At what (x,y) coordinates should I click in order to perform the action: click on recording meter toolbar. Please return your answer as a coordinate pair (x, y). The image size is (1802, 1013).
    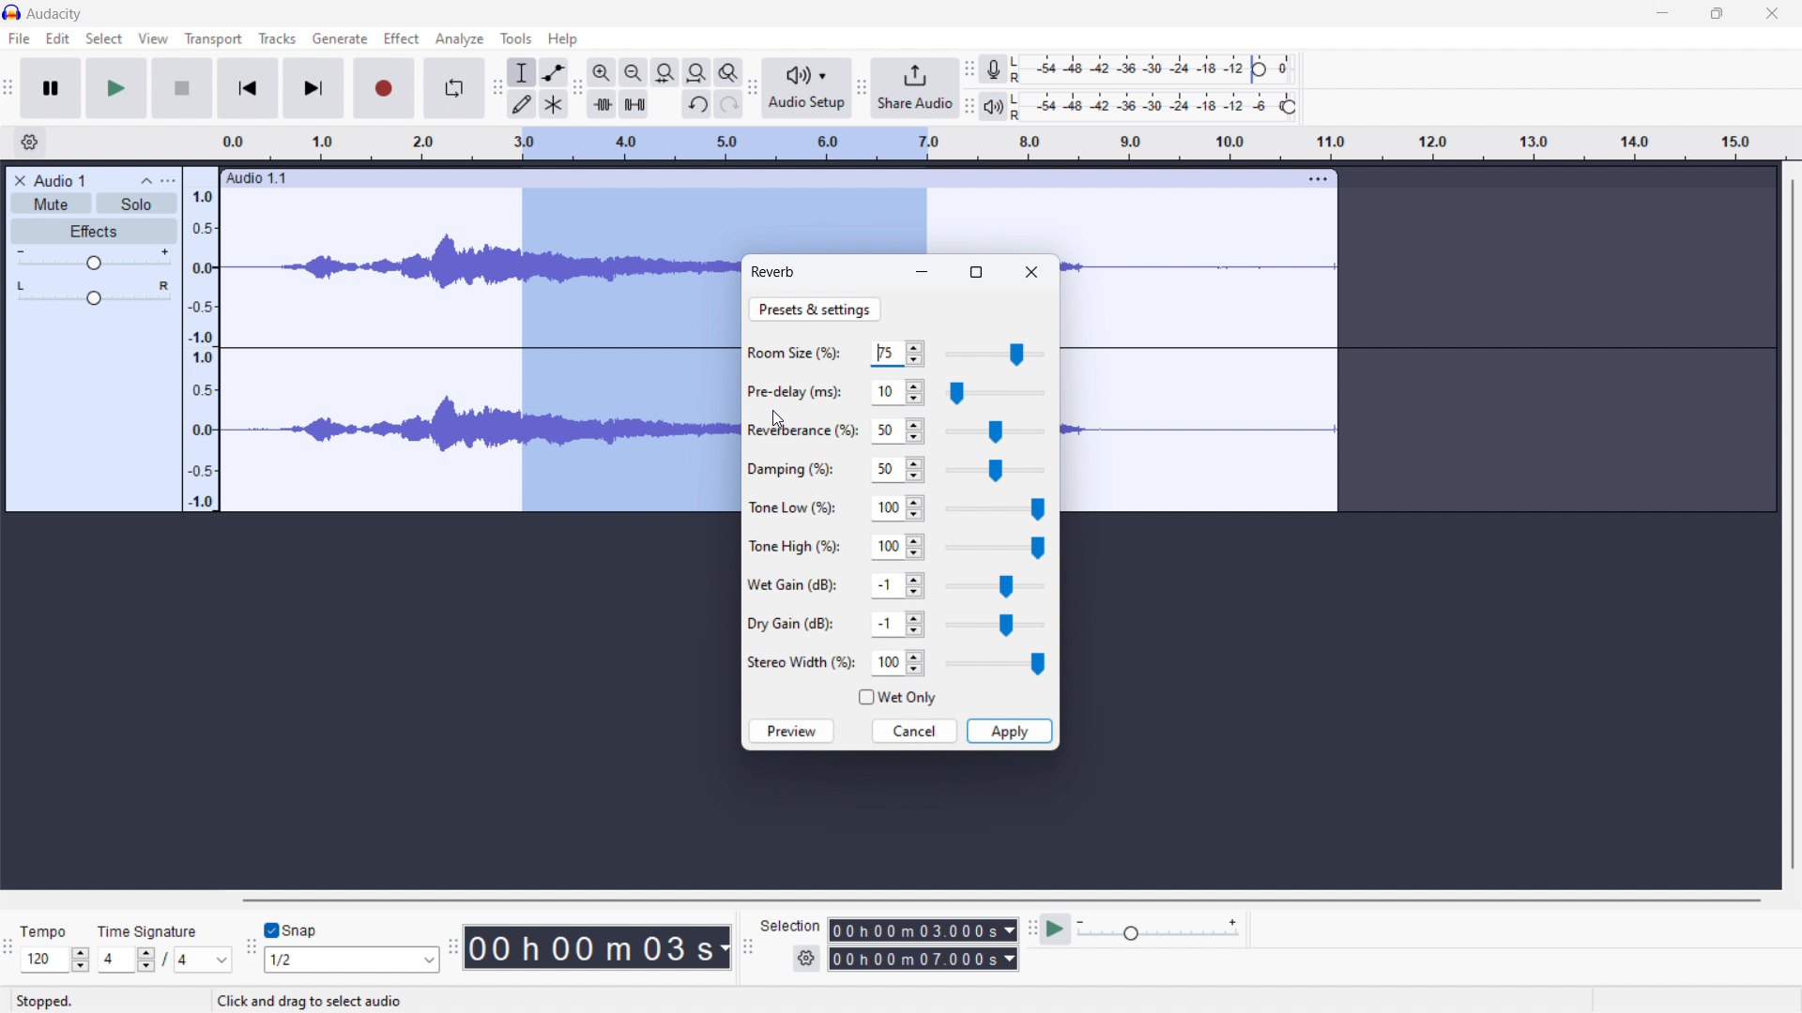
    Looking at the image, I should click on (970, 69).